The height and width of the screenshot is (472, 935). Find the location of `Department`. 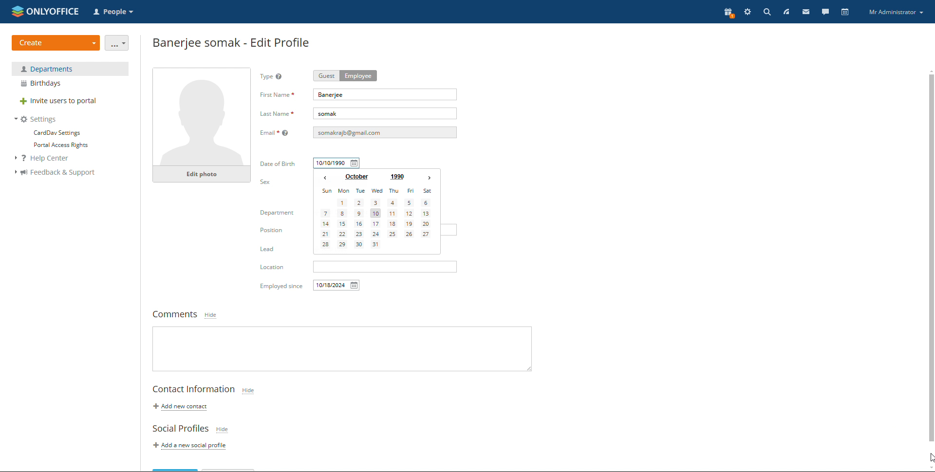

Department is located at coordinates (275, 214).